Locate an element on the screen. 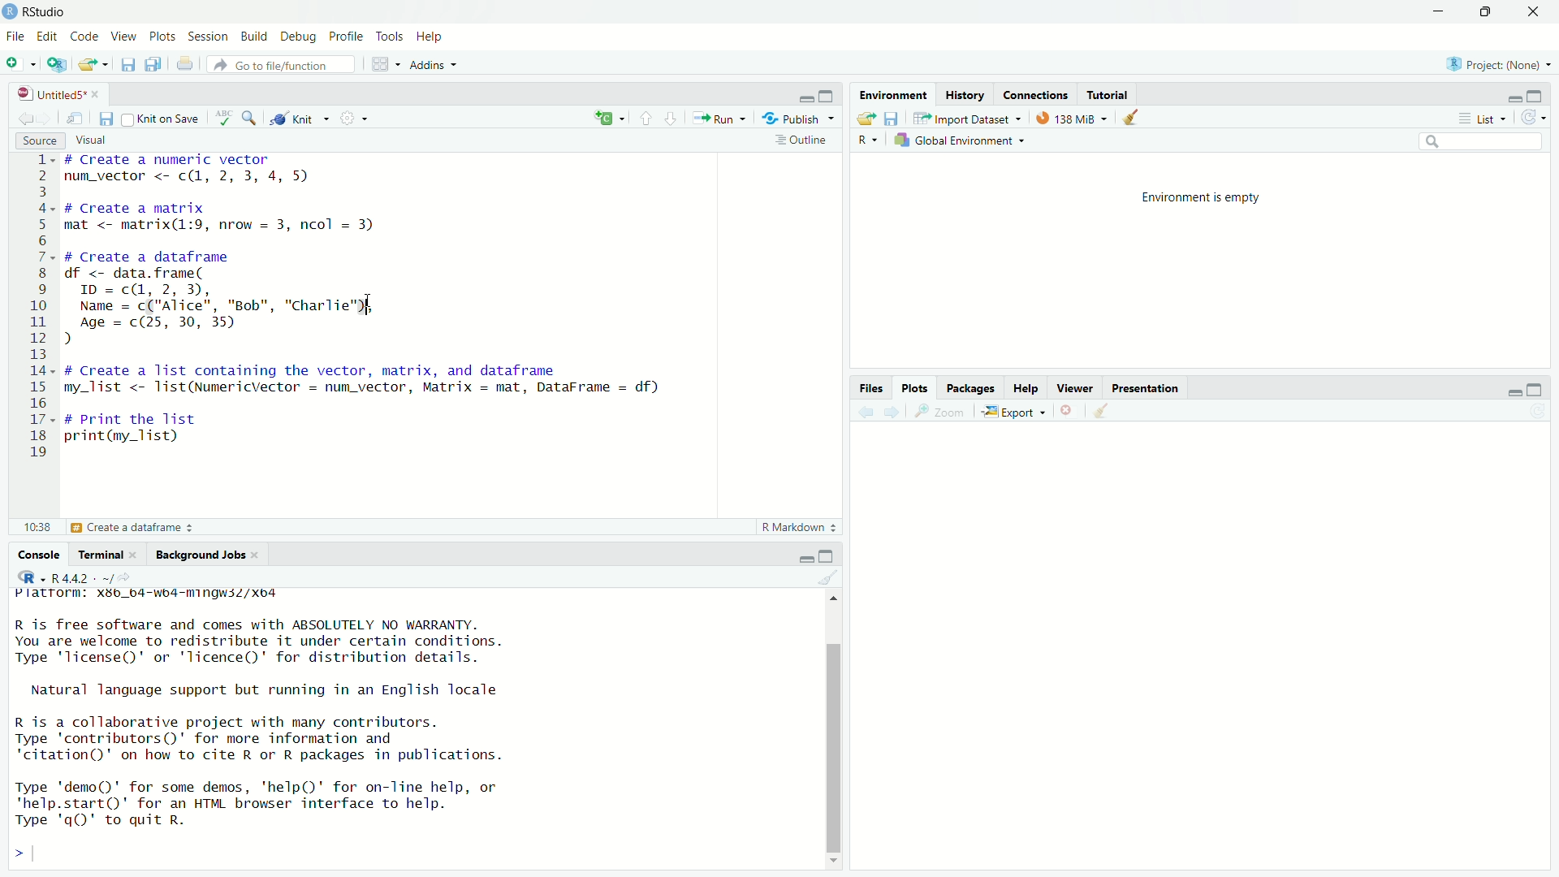 This screenshot has width=1559, height=877. downward is located at coordinates (676, 118).